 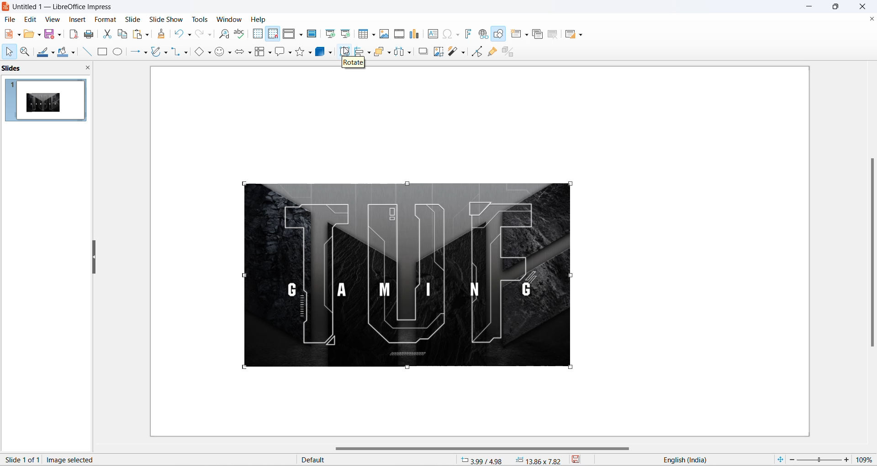 What do you see at coordinates (382, 51) in the screenshot?
I see `arrange` at bounding box center [382, 51].